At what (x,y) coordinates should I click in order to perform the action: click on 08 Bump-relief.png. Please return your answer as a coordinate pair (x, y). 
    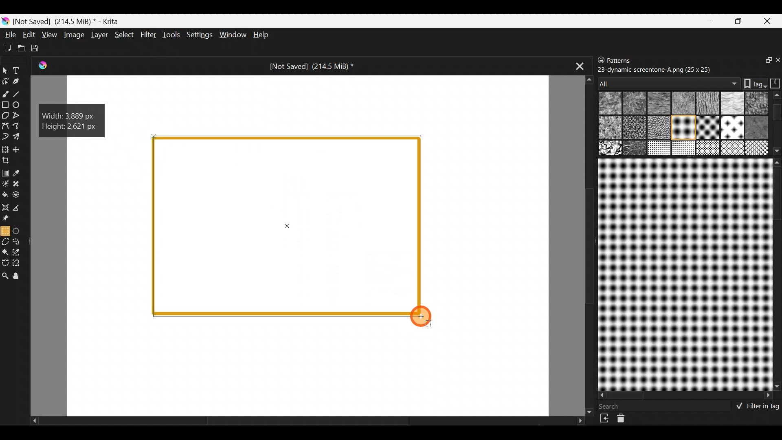
    Looking at the image, I should click on (610, 128).